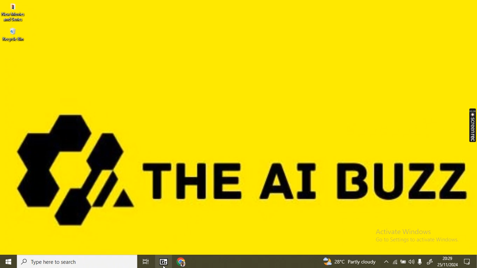 The image size is (477, 268). What do you see at coordinates (420, 262) in the screenshot?
I see `sound` at bounding box center [420, 262].